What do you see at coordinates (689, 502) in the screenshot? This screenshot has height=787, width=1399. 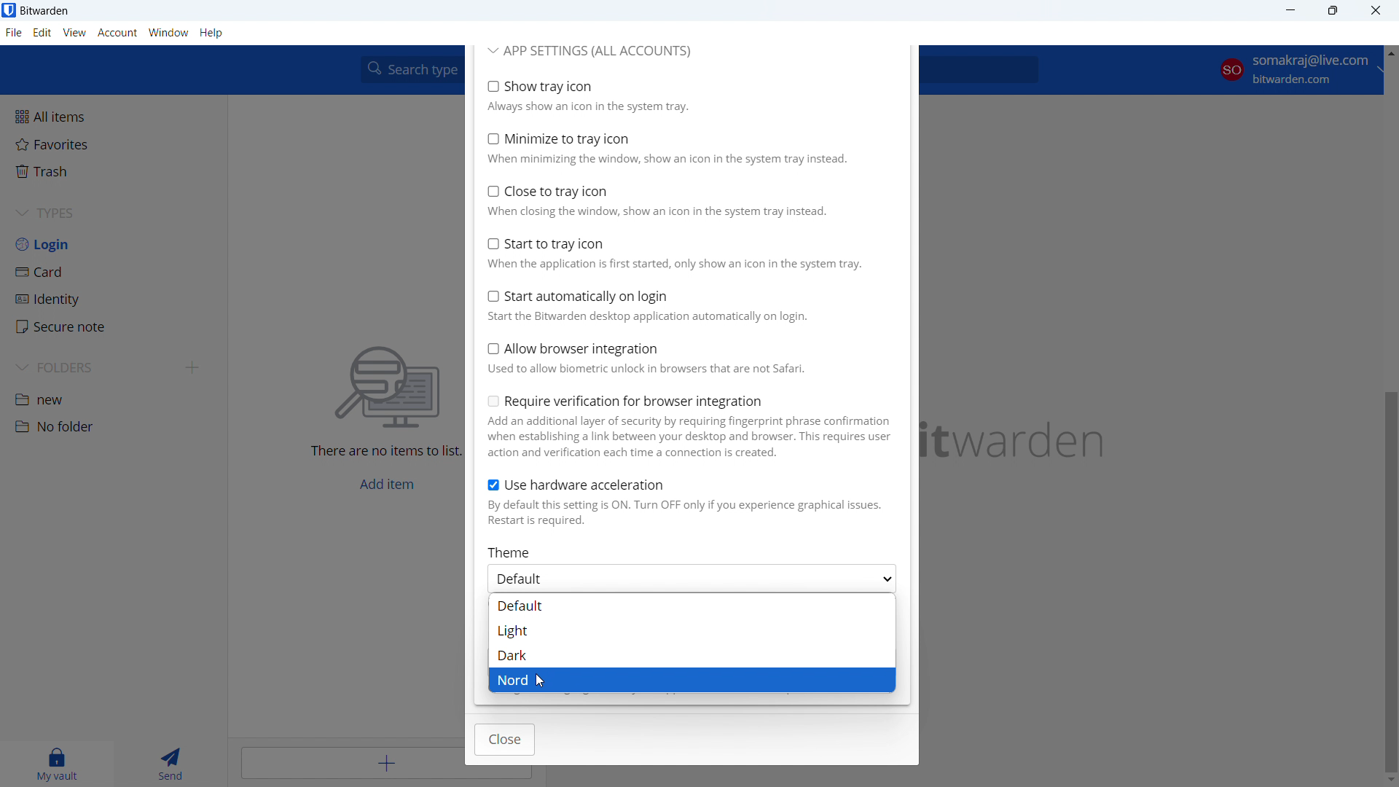 I see `use hardware acceleration` at bounding box center [689, 502].